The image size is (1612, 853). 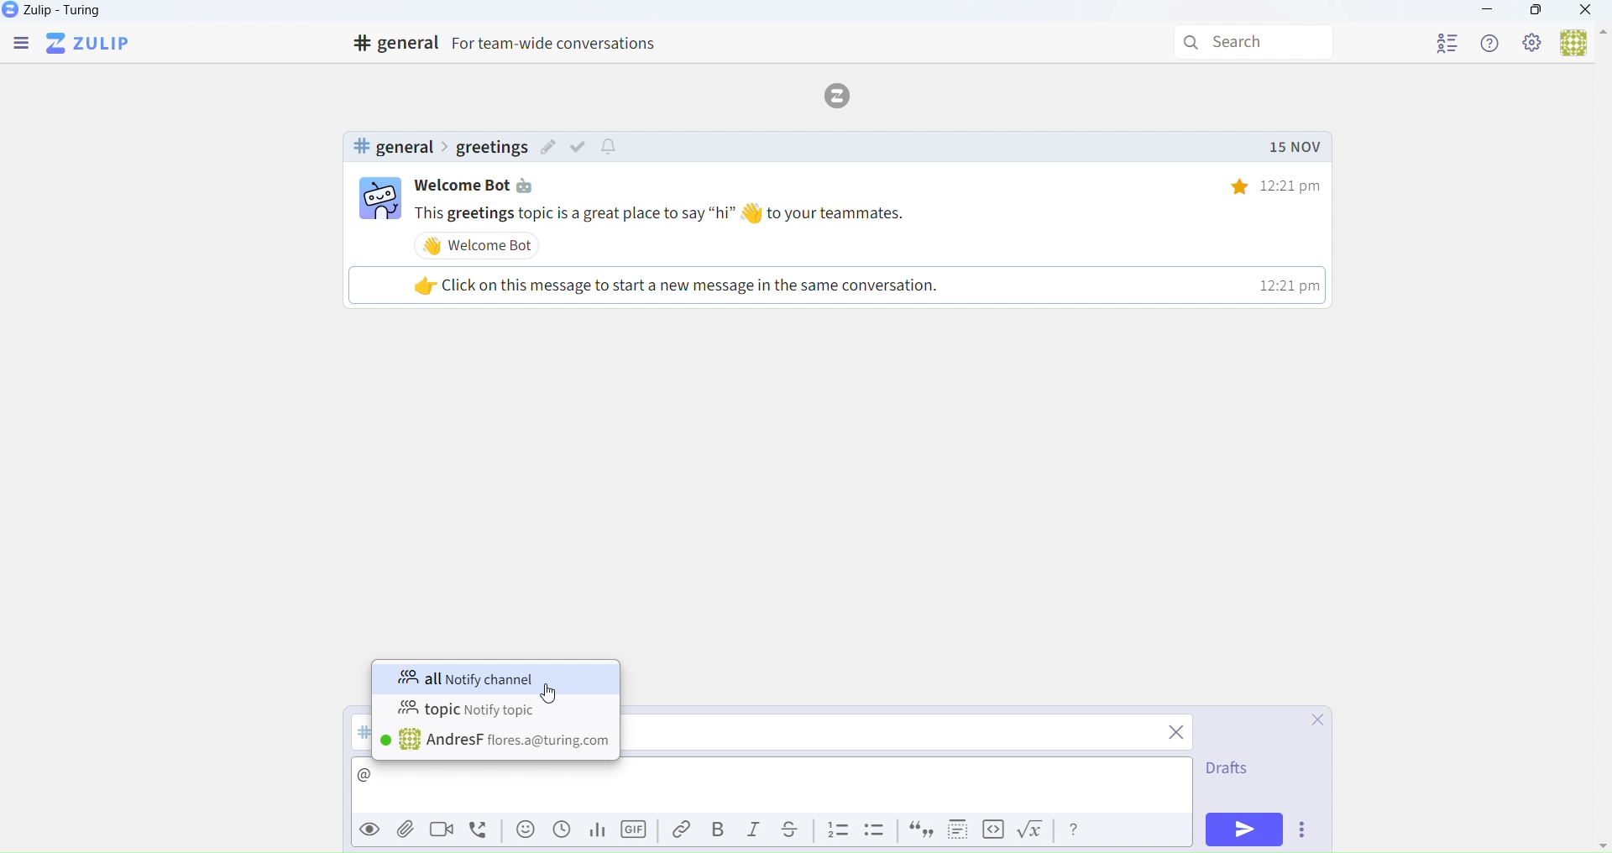 I want to click on general, so click(x=392, y=147).